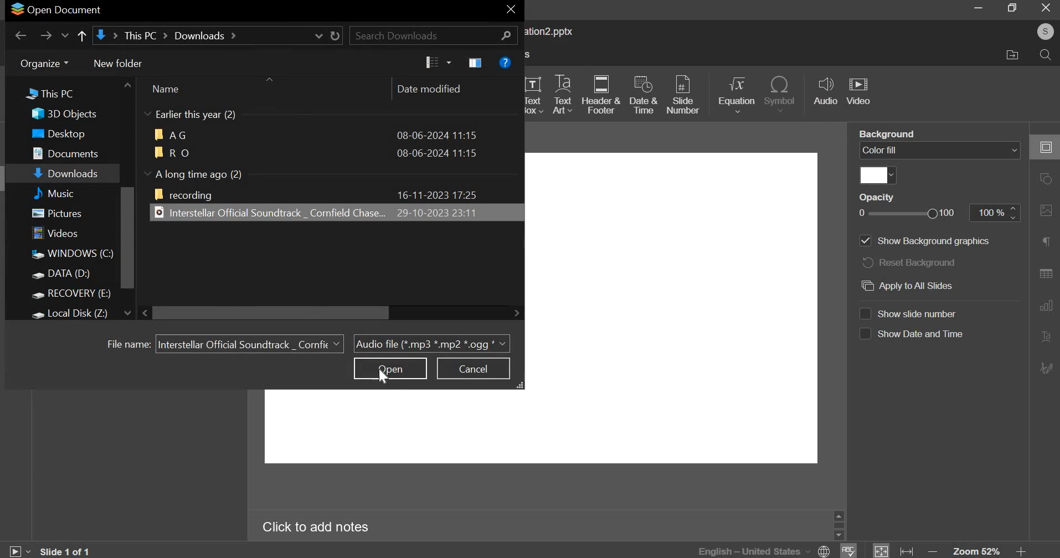  What do you see at coordinates (1046, 273) in the screenshot?
I see `table settings` at bounding box center [1046, 273].